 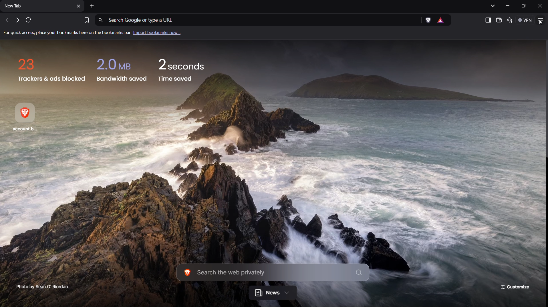 What do you see at coordinates (182, 72) in the screenshot?
I see `Time saved` at bounding box center [182, 72].